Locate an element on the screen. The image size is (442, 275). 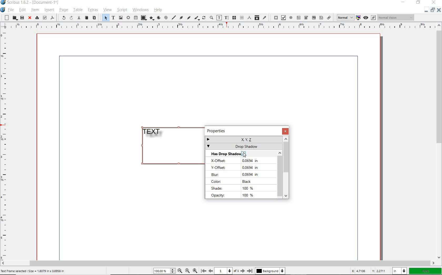
pdf combo box is located at coordinates (313, 18).